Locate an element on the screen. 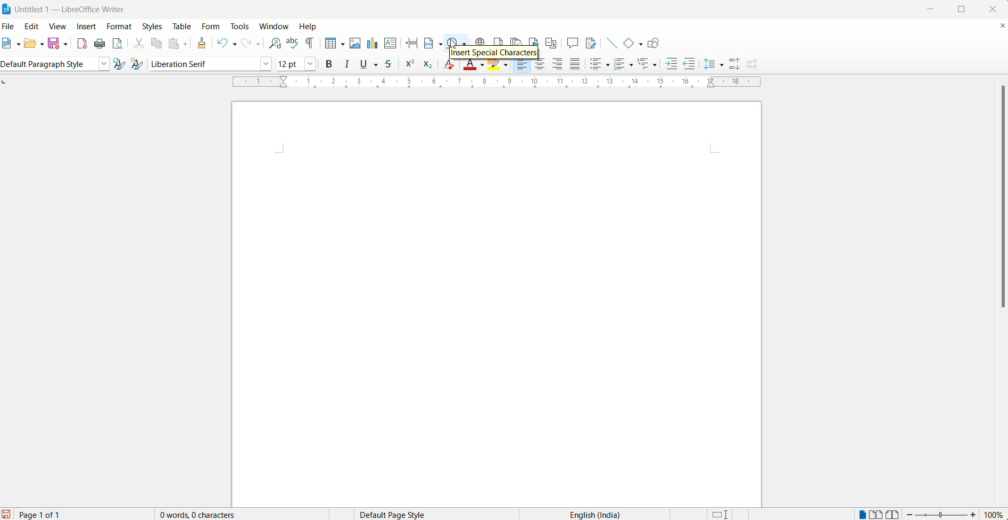 This screenshot has width=1008, height=520. inert cross-reference` is located at coordinates (553, 43).